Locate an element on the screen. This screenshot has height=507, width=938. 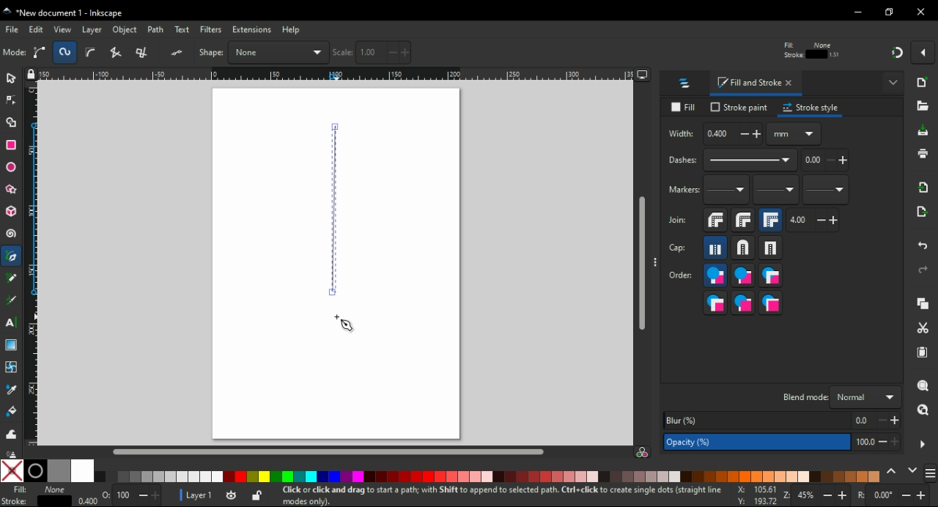
open export is located at coordinates (920, 215).